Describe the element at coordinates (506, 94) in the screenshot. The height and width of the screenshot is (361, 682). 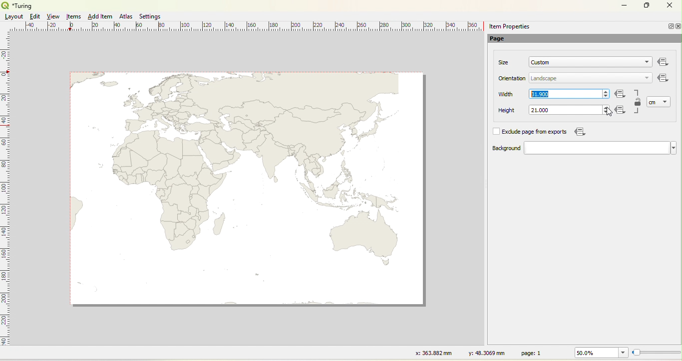
I see `Width` at that location.